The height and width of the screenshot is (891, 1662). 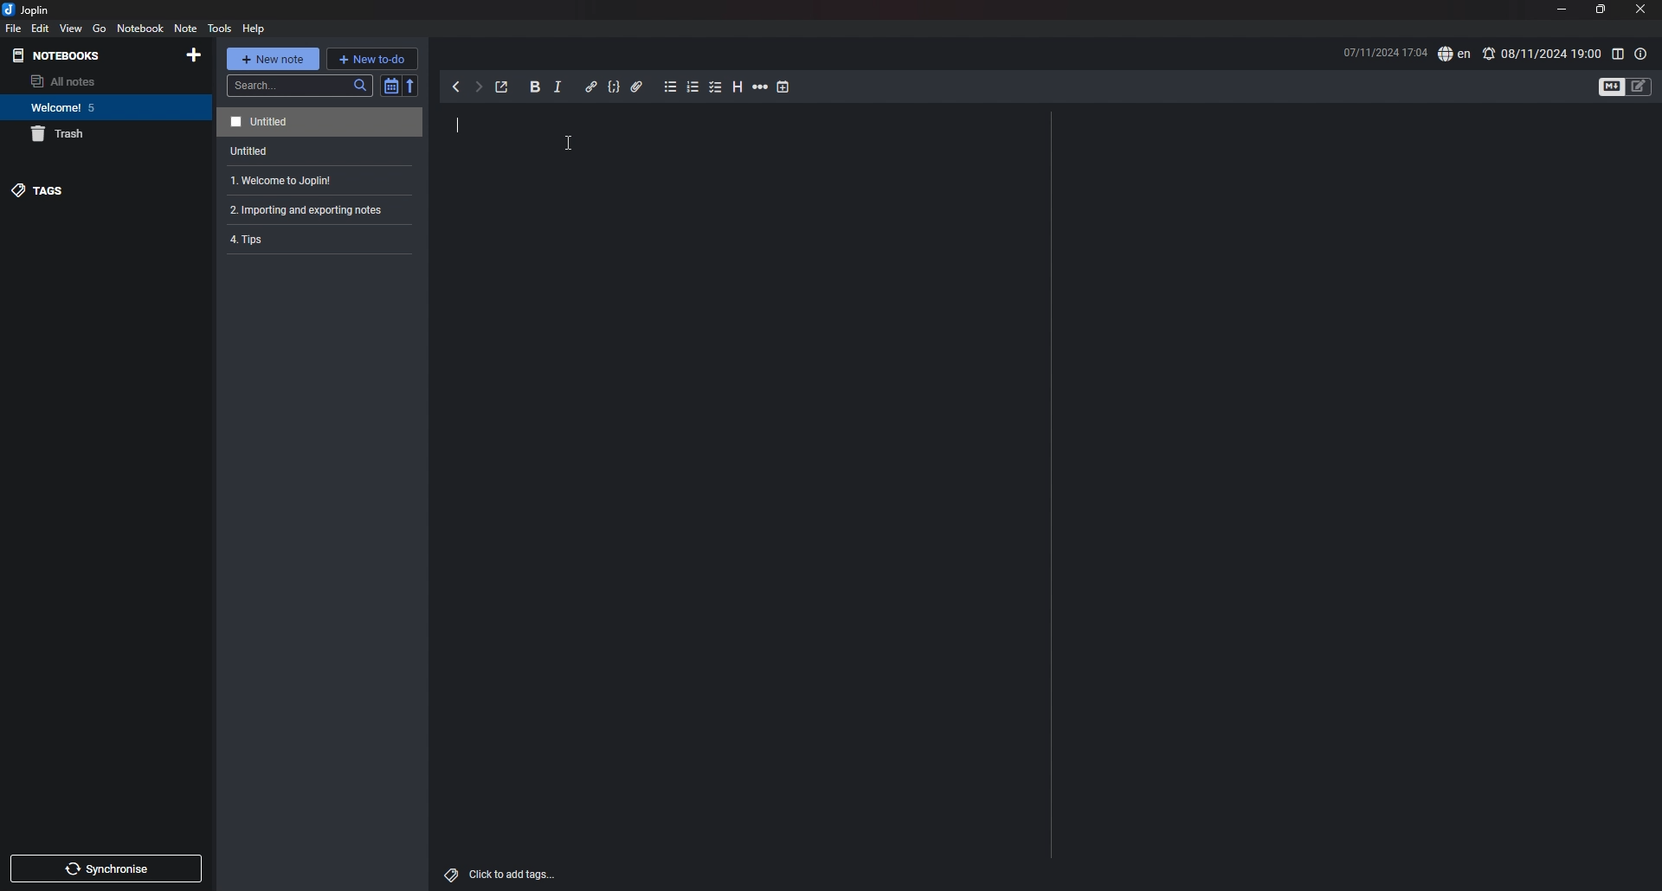 I want to click on new note, so click(x=273, y=57).